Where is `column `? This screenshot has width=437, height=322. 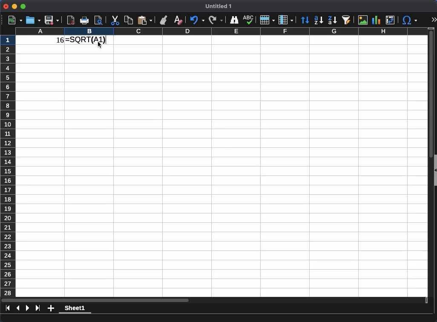
column  is located at coordinates (286, 20).